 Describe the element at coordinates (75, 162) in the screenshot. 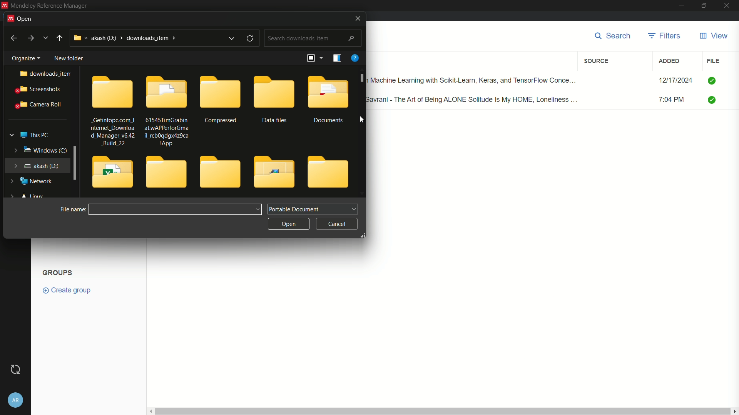

I see `expand window` at that location.